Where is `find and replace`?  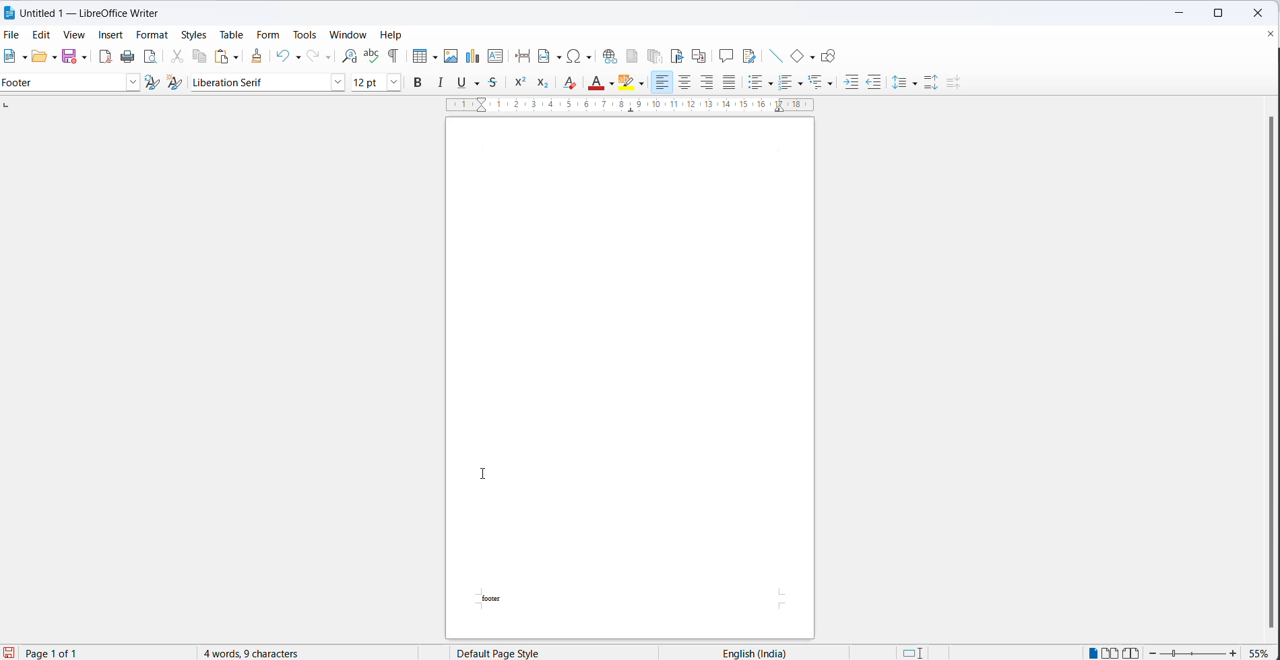
find and replace is located at coordinates (349, 56).